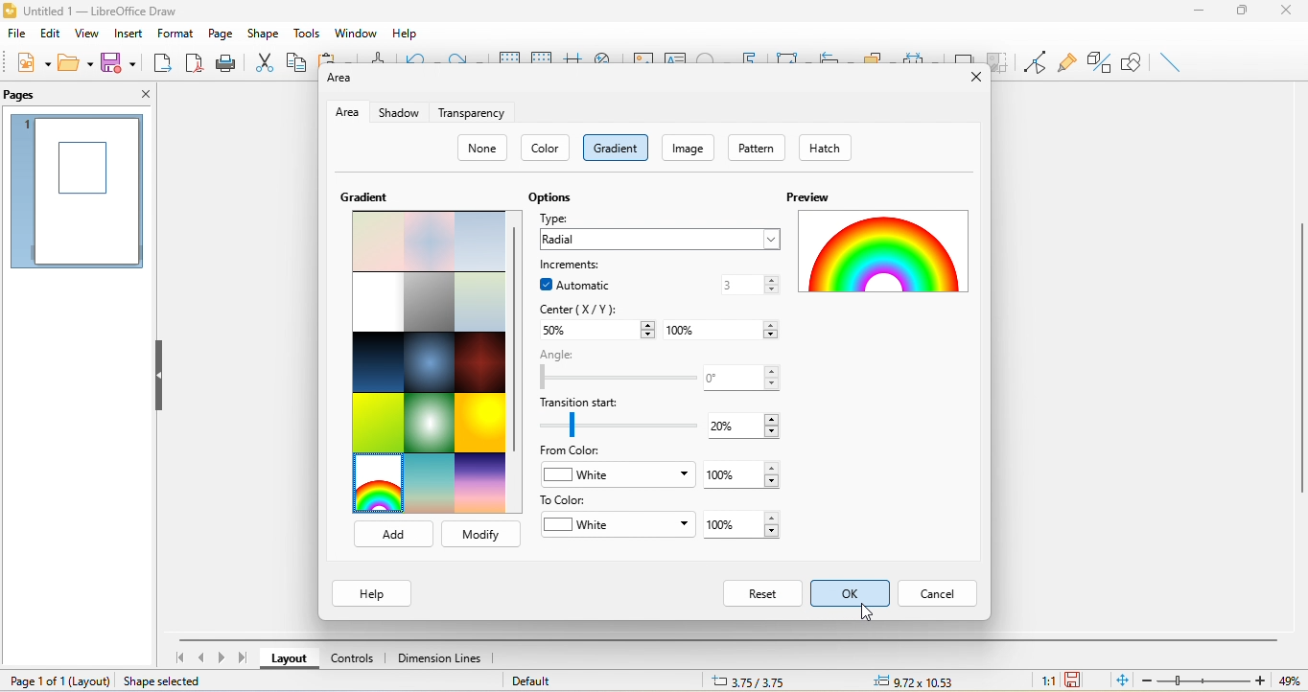 The image size is (1308, 692). What do you see at coordinates (481, 426) in the screenshot?
I see `sunshine` at bounding box center [481, 426].